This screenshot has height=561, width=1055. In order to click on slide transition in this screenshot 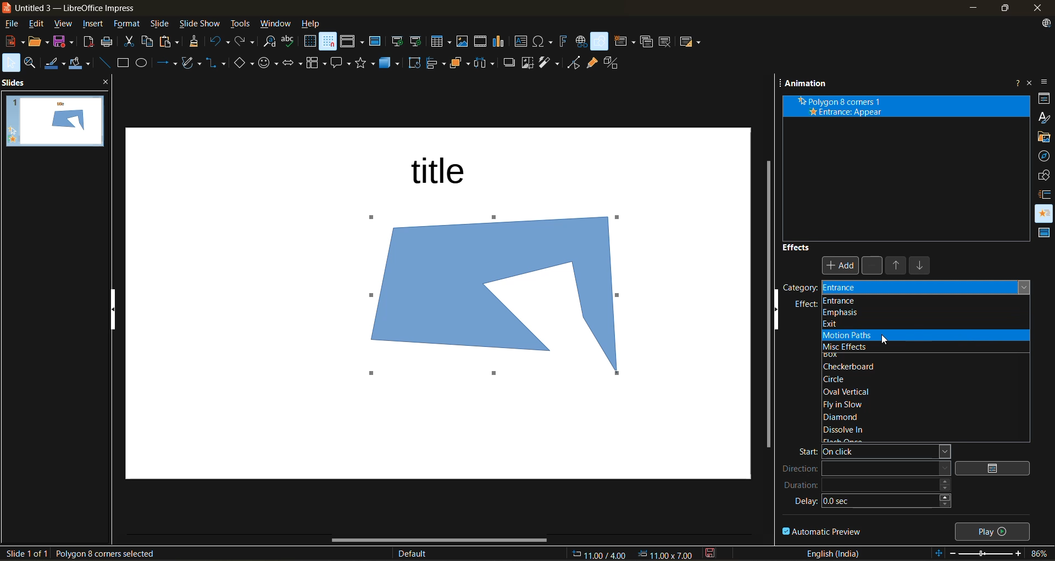, I will do `click(1043, 193)`.